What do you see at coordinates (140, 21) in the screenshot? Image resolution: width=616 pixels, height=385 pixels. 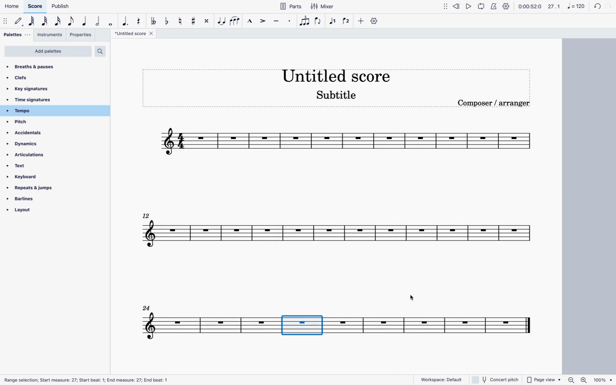 I see `rest` at bounding box center [140, 21].